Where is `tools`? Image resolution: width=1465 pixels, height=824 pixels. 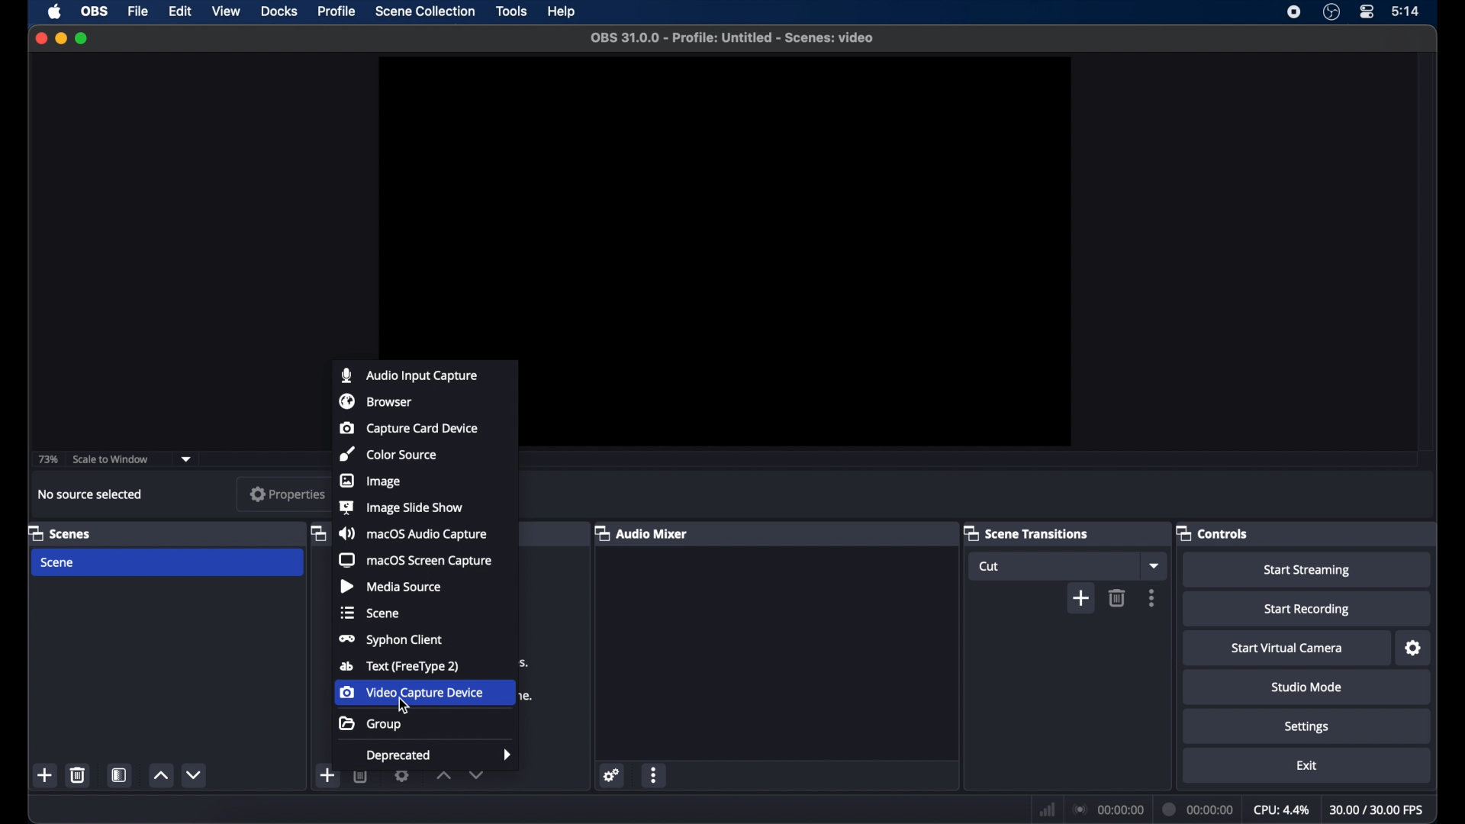 tools is located at coordinates (511, 10).